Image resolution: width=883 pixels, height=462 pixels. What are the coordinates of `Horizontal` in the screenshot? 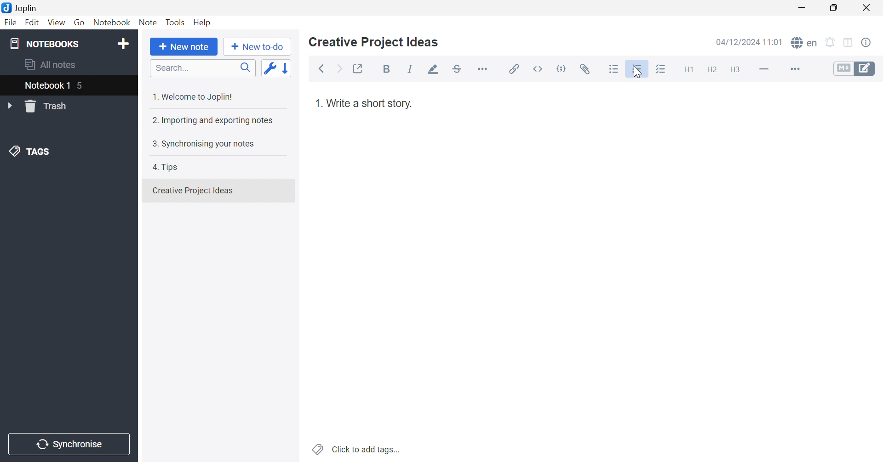 It's located at (485, 69).